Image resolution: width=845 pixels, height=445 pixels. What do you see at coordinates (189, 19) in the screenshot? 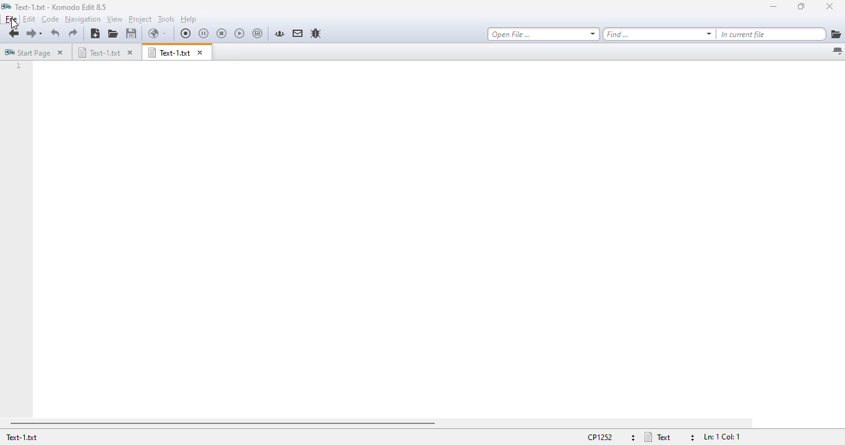
I see `help` at bounding box center [189, 19].